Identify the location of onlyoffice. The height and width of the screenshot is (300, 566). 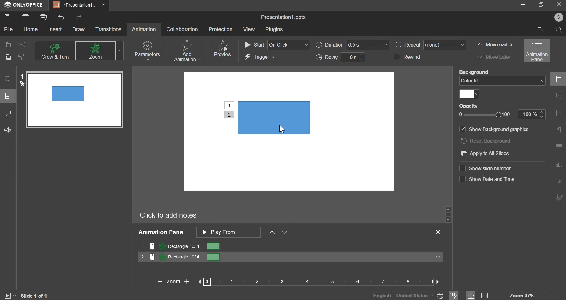
(24, 5).